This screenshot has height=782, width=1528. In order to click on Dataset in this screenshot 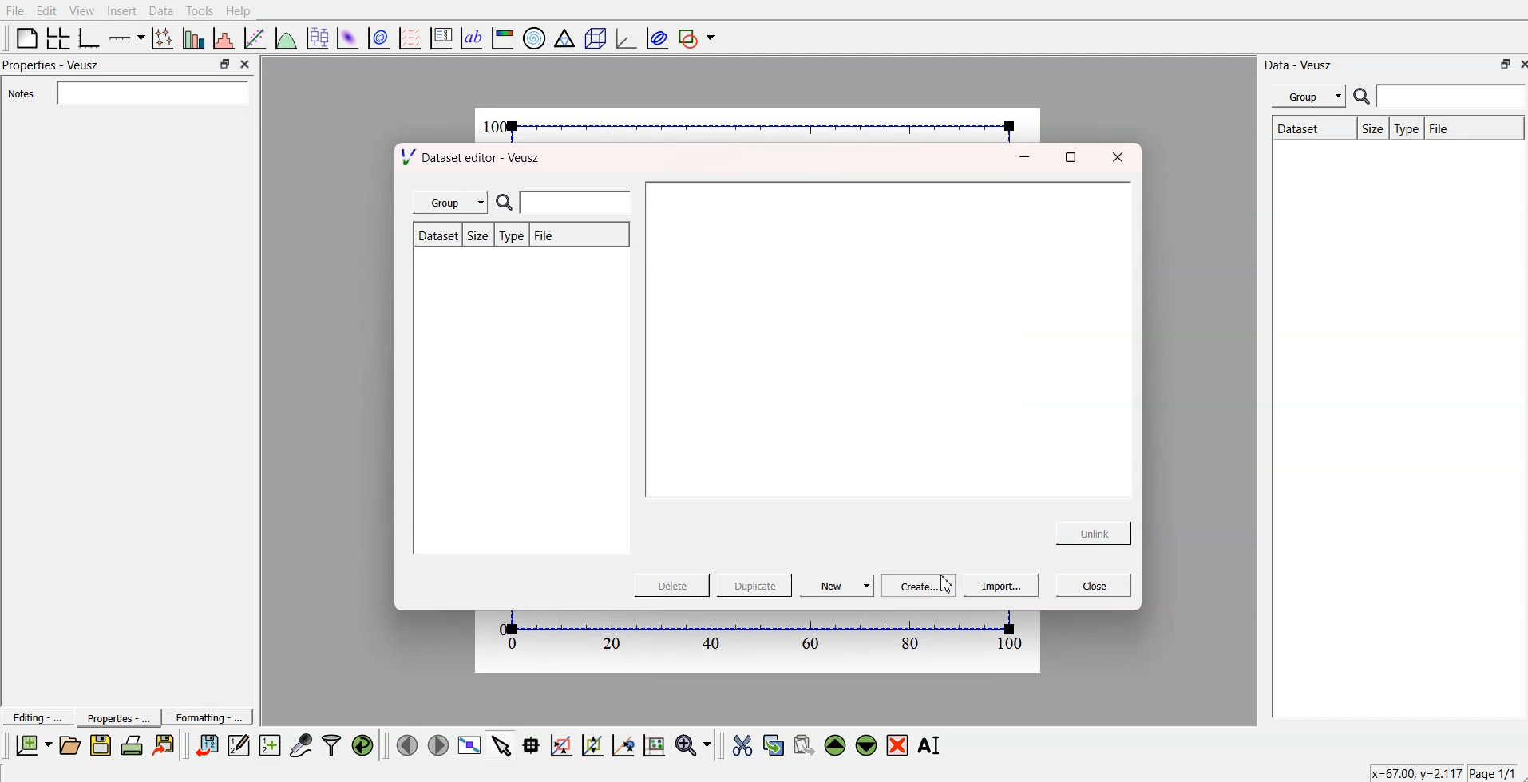, I will do `click(436, 235)`.